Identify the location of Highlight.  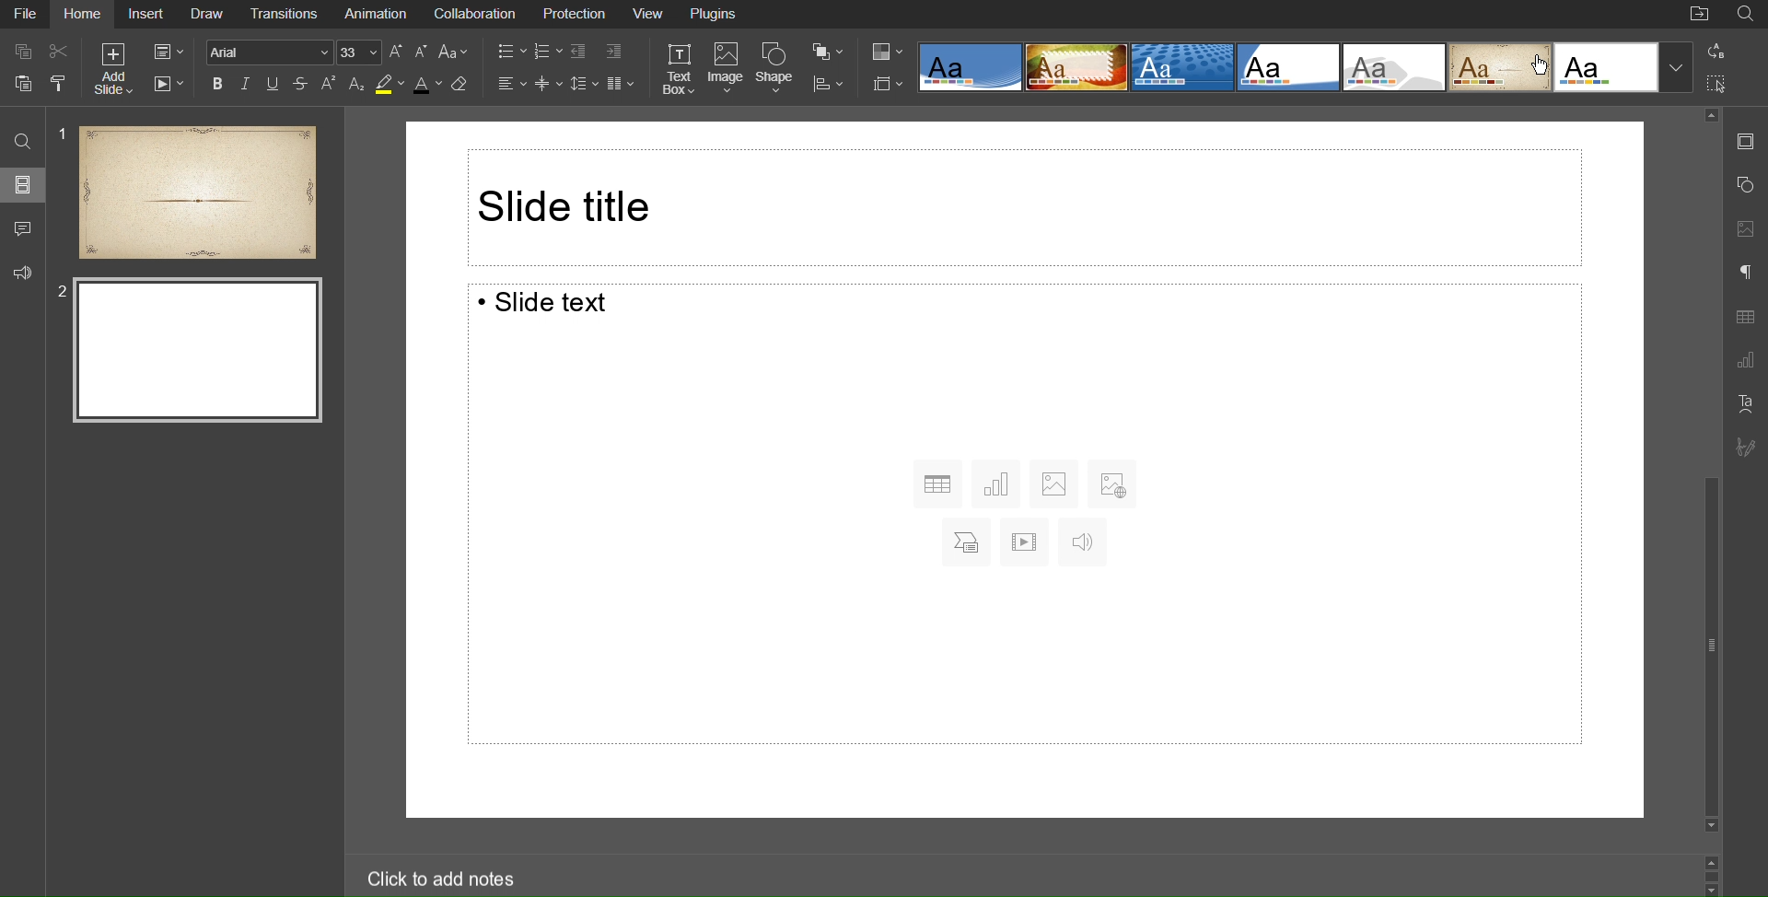
(389, 85).